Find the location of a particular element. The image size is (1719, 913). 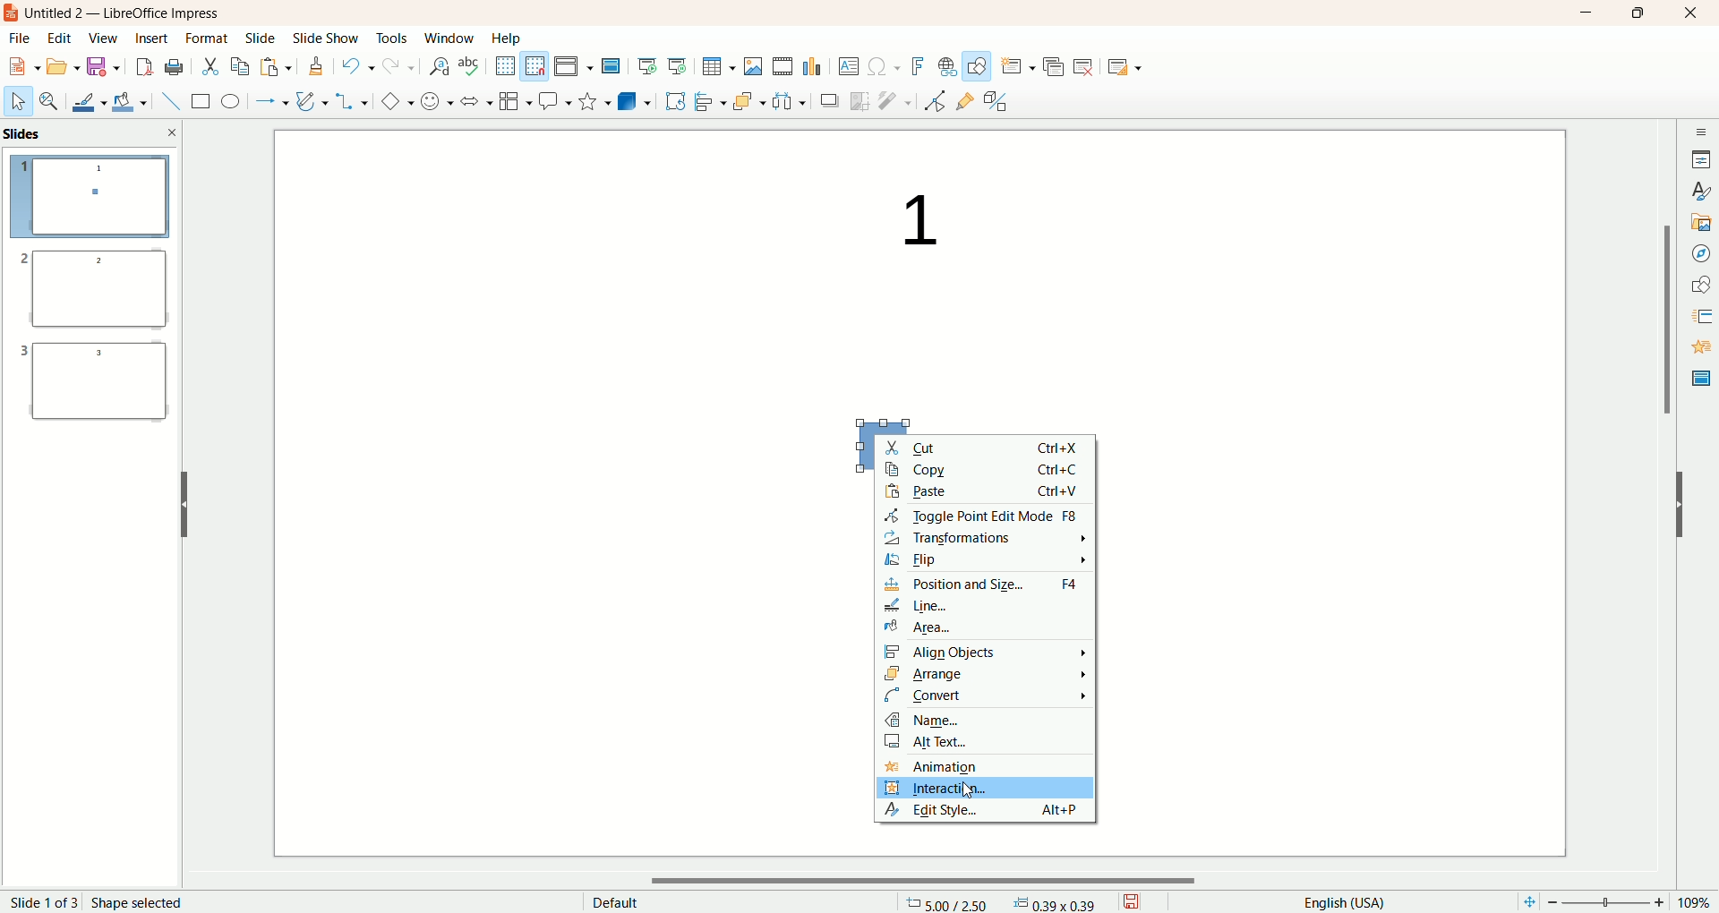

select is located at coordinates (18, 105).